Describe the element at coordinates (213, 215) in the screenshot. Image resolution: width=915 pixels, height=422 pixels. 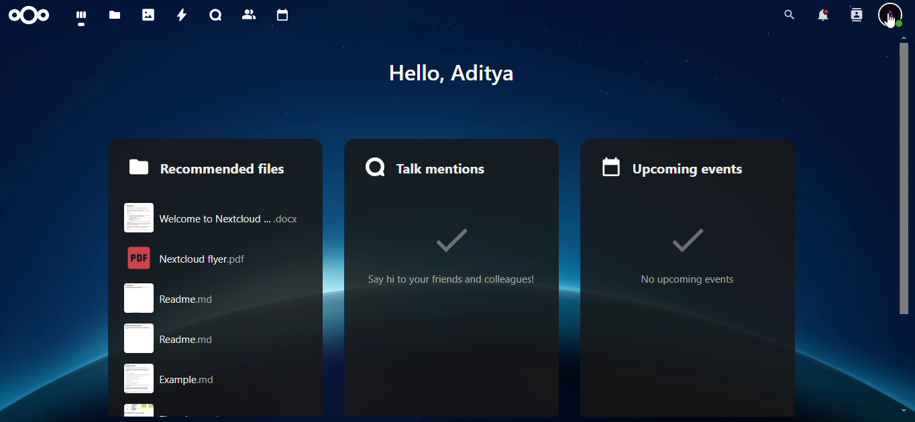
I see `Welcome to next cloud...docx` at that location.